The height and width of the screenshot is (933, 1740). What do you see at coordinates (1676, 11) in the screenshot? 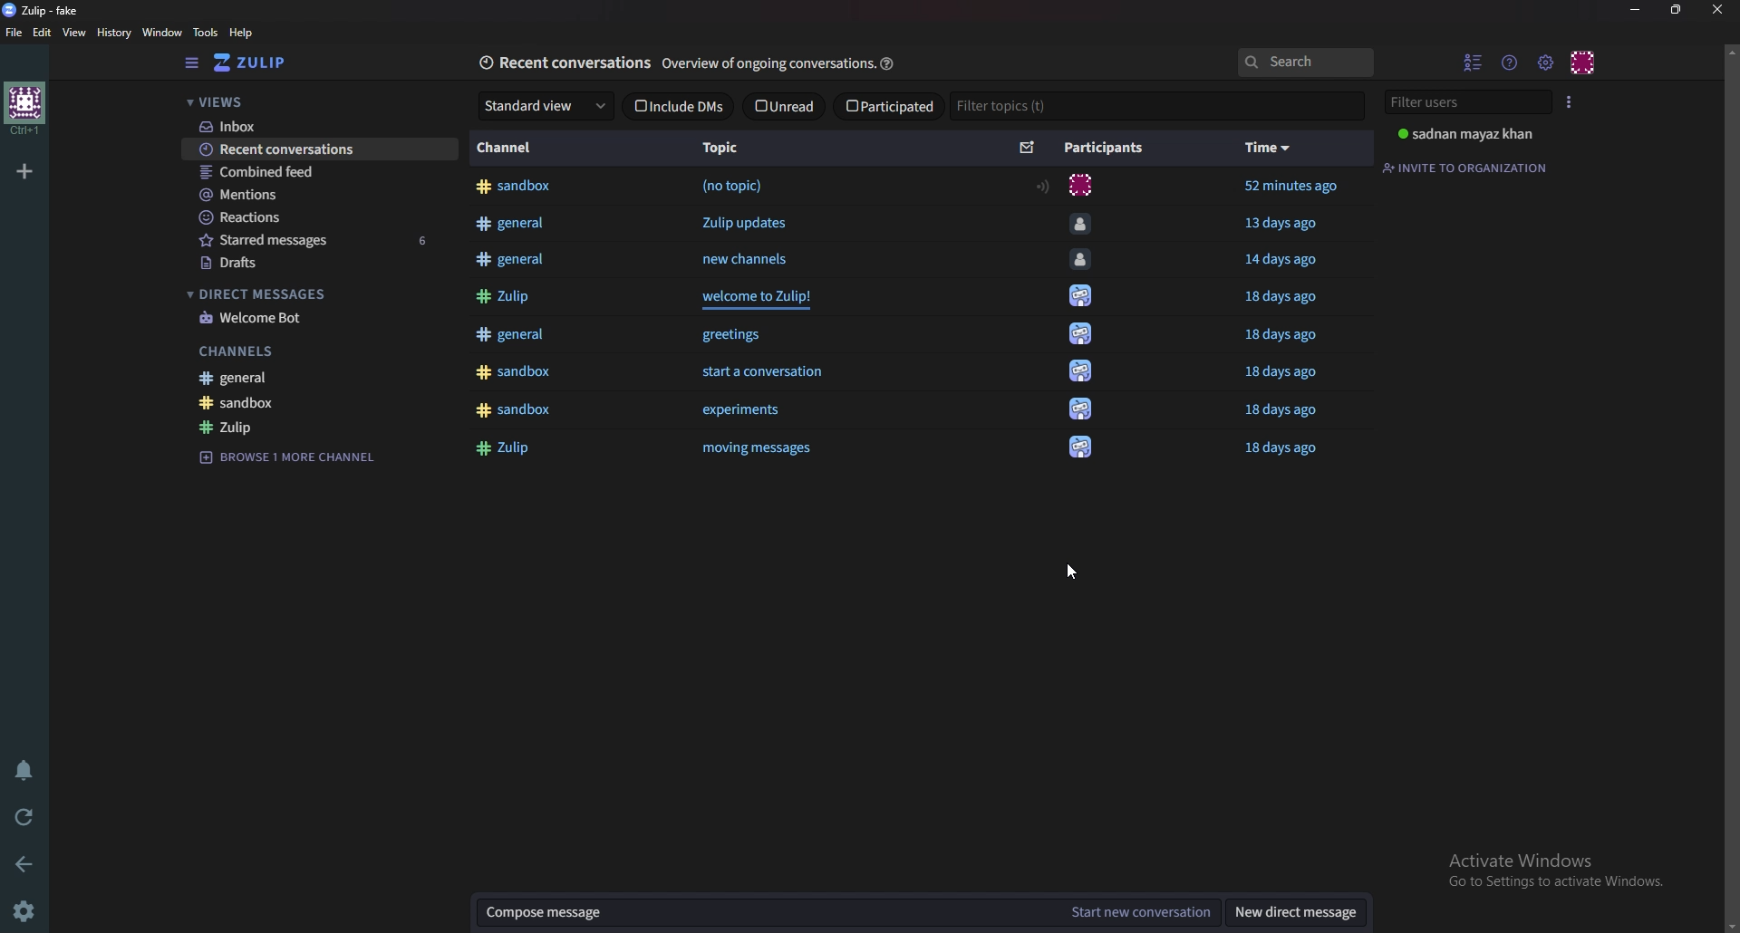
I see `Resize` at bounding box center [1676, 11].